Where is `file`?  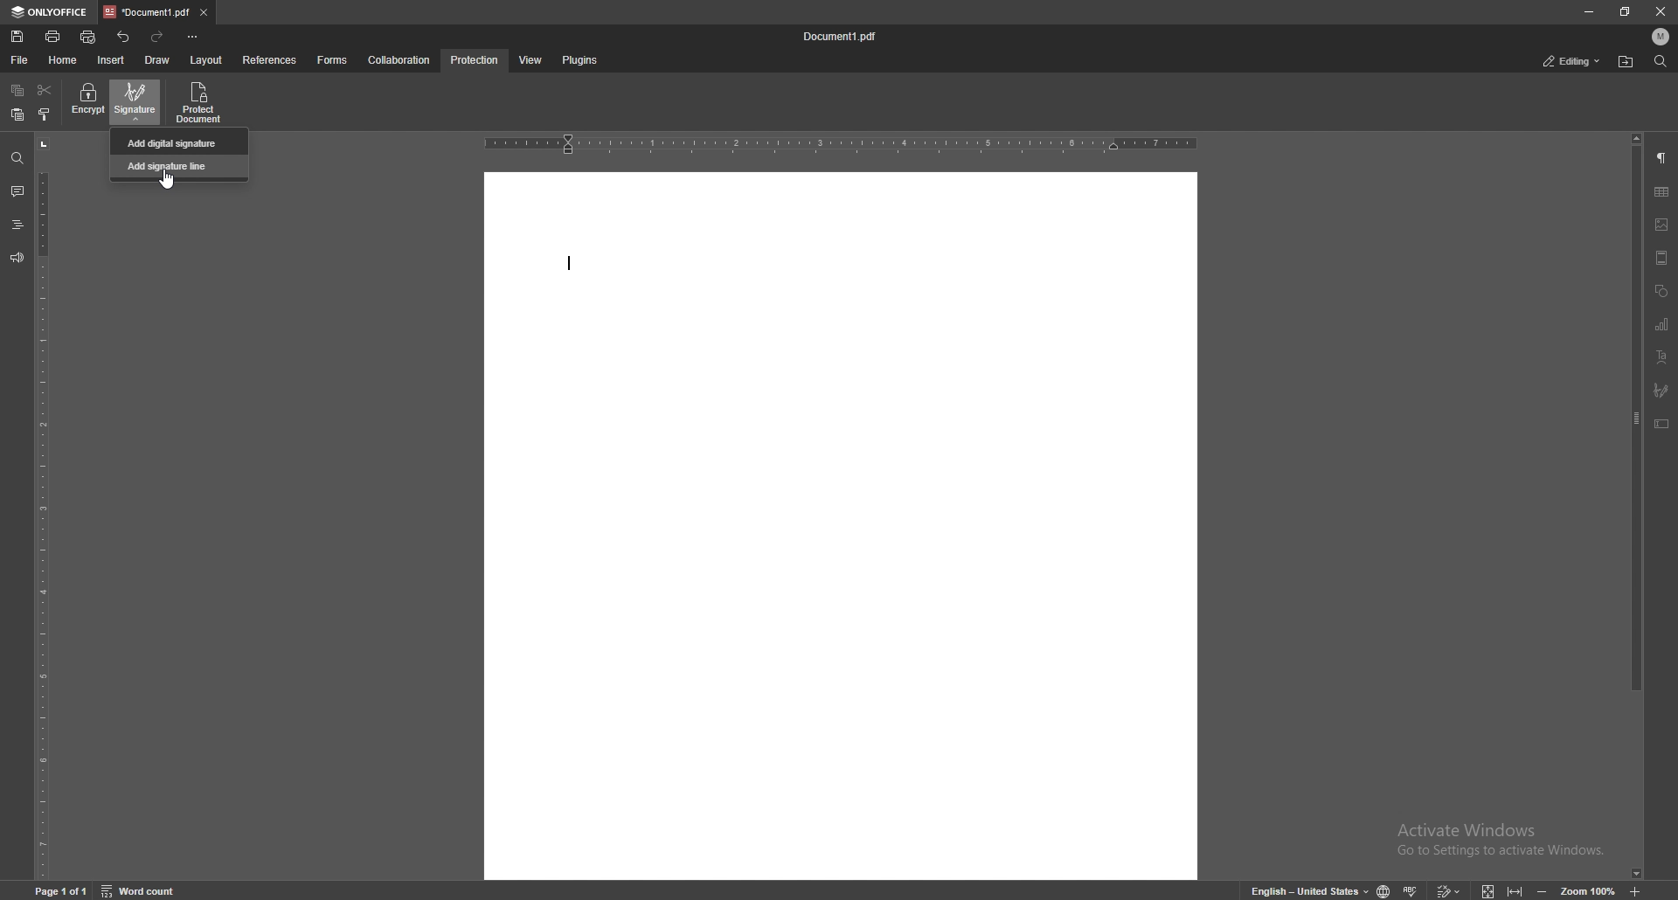
file is located at coordinates (21, 60).